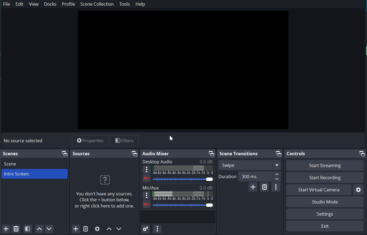 Image resolution: width=367 pixels, height=235 pixels. What do you see at coordinates (253, 187) in the screenshot?
I see `Add configurable Transition` at bounding box center [253, 187].